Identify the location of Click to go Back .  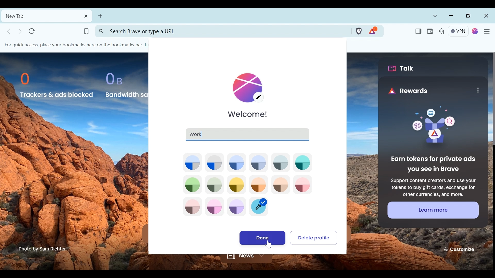
(10, 31).